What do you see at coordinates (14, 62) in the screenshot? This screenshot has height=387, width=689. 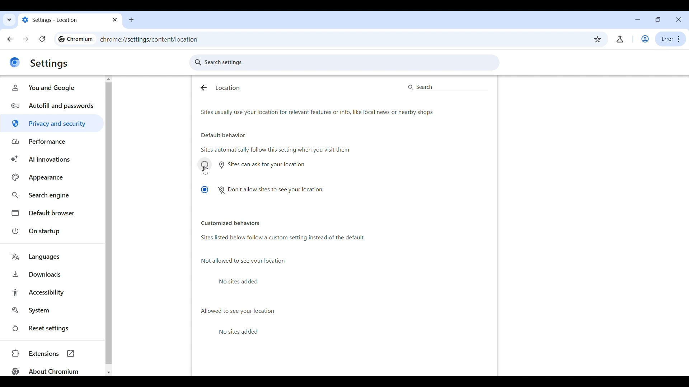 I see `chrome logo` at bounding box center [14, 62].